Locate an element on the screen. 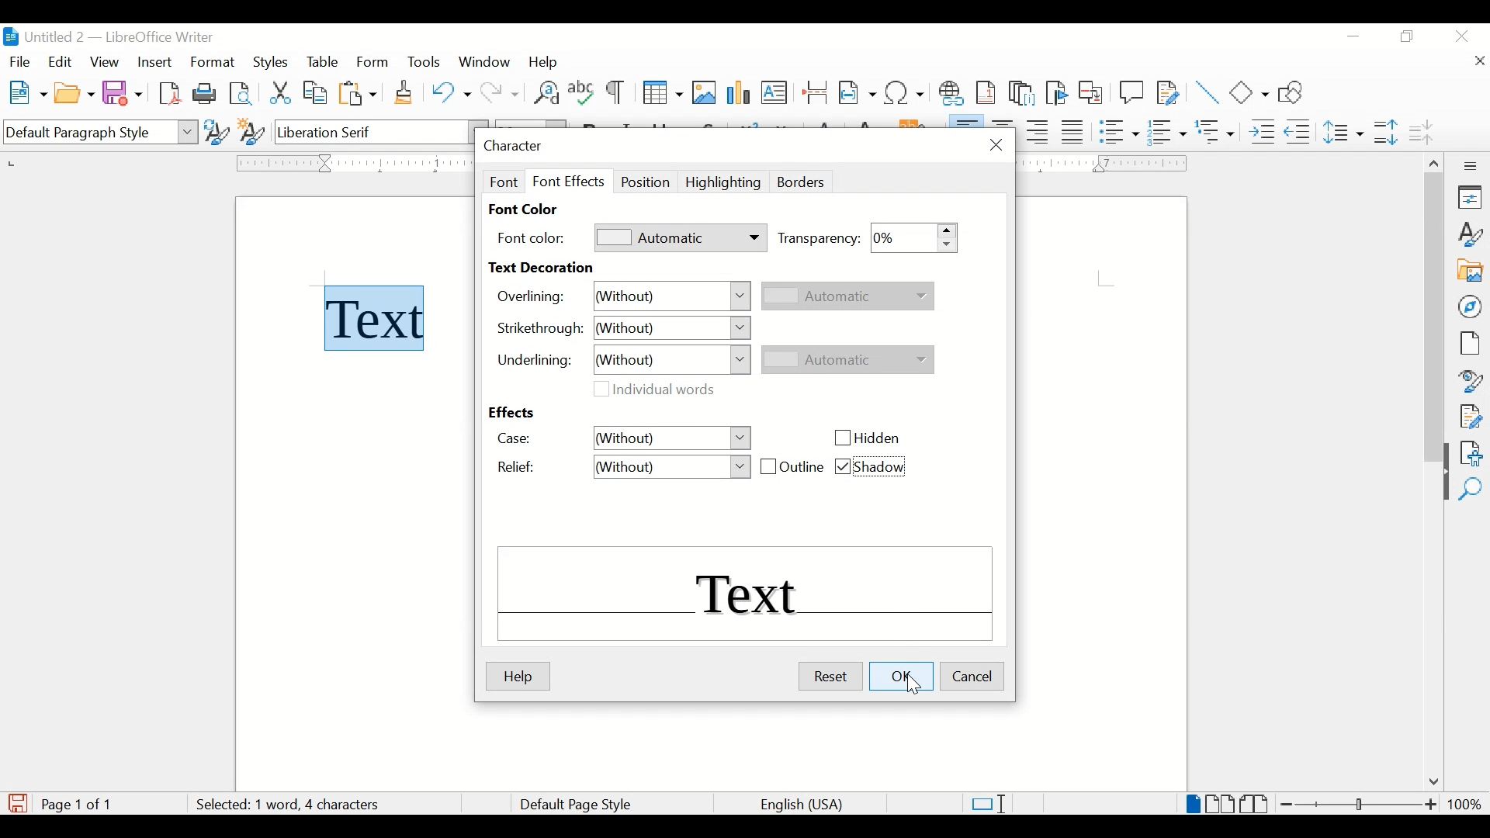 This screenshot has height=838, width=1490. decrease indent is located at coordinates (1299, 131).